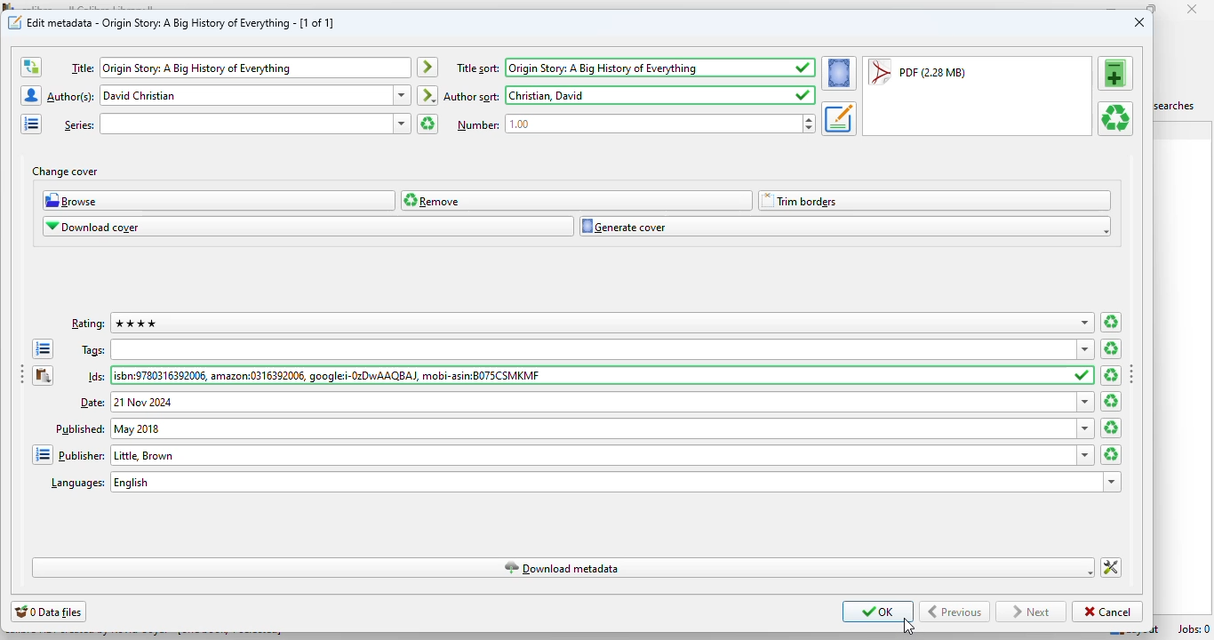 The height and width of the screenshot is (640, 1214). Describe the element at coordinates (71, 98) in the screenshot. I see `text` at that location.